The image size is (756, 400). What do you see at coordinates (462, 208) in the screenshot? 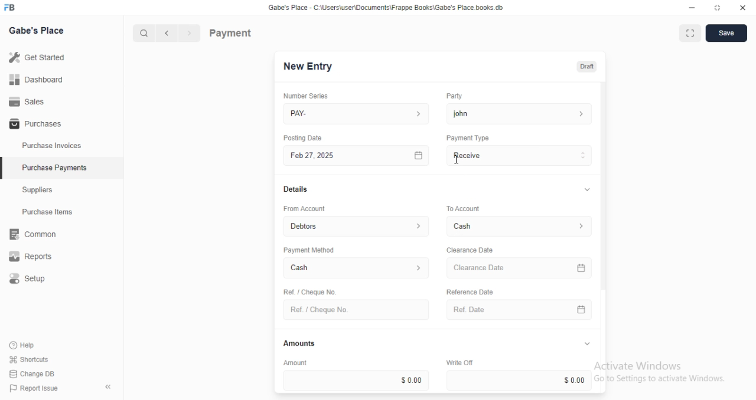
I see `To Account` at bounding box center [462, 208].